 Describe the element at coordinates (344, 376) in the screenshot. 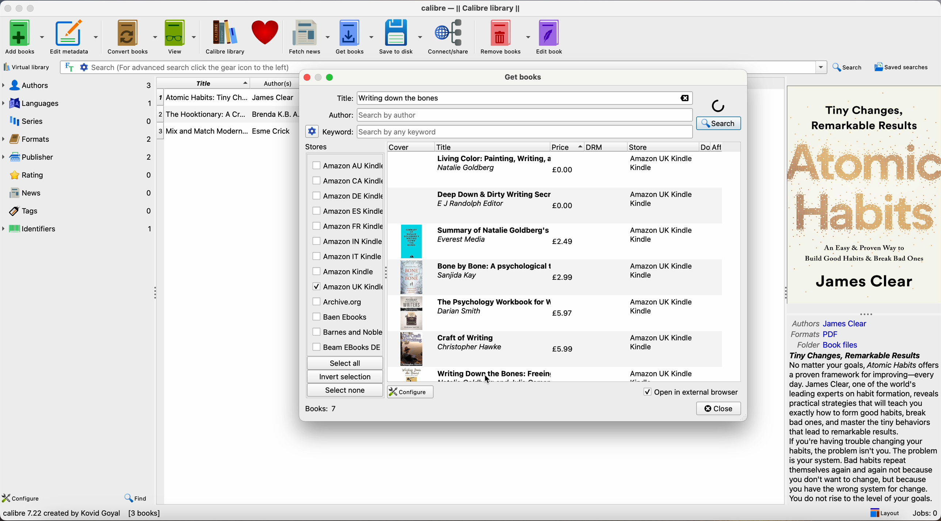

I see `invert selection` at that location.